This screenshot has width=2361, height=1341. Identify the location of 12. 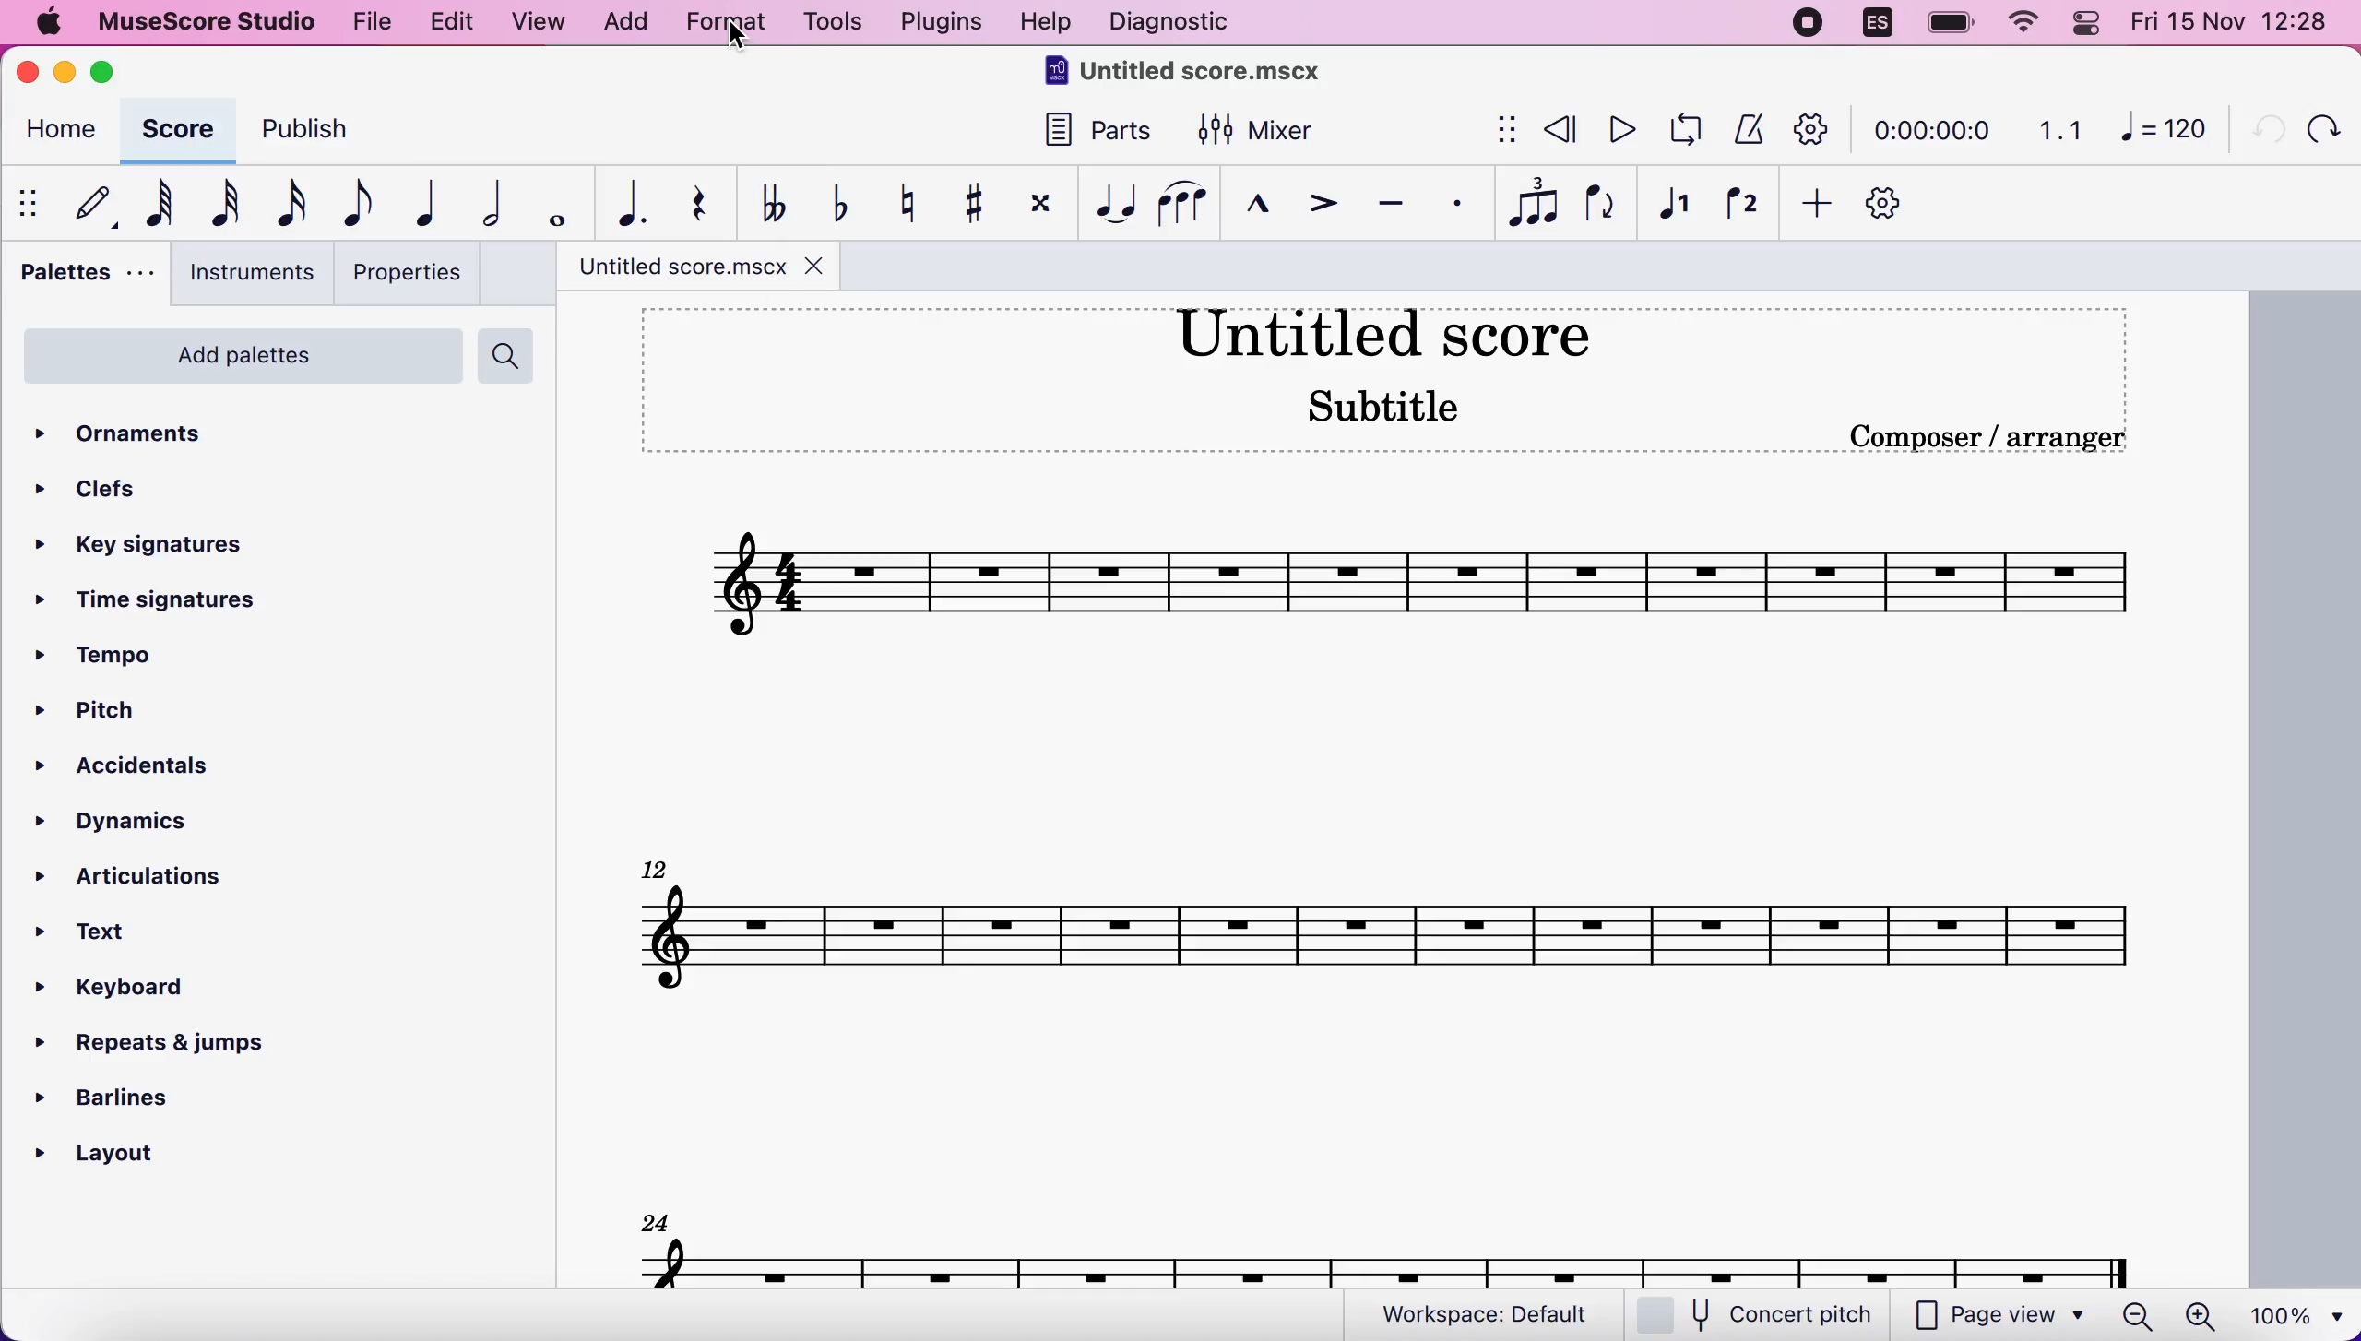
(658, 866).